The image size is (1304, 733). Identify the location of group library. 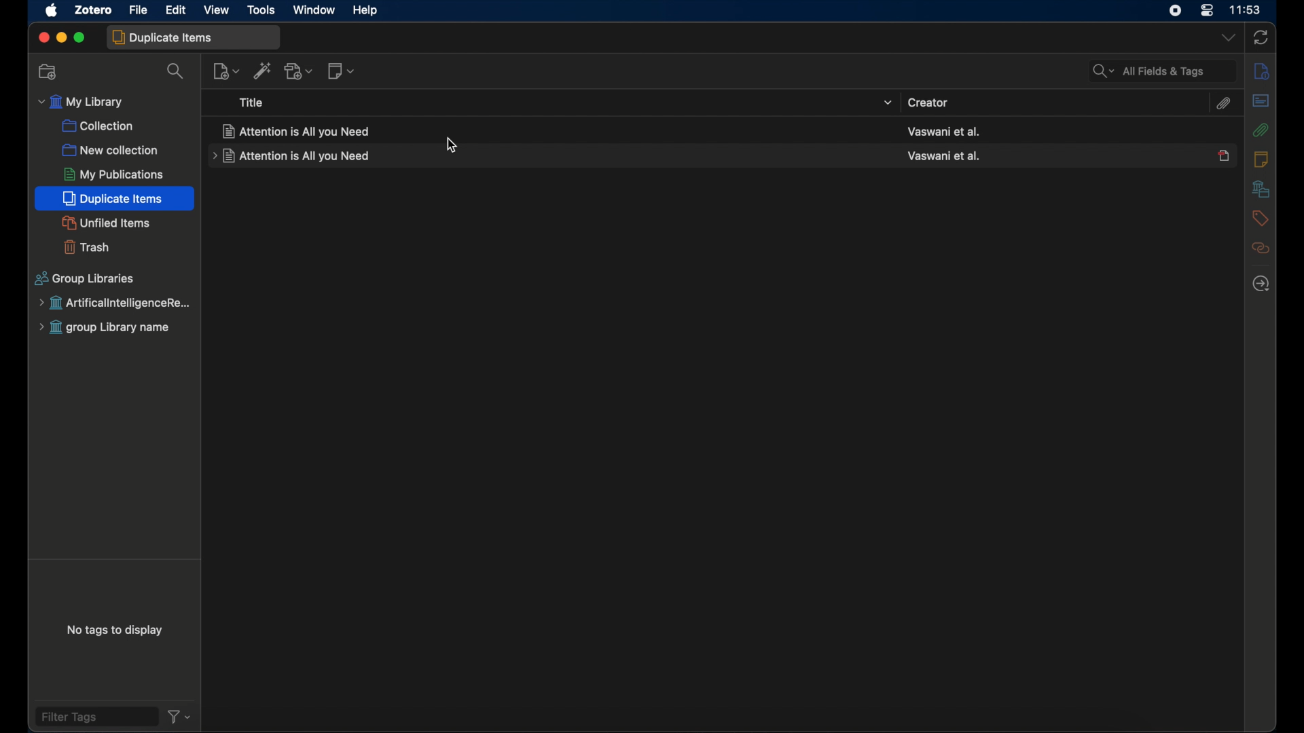
(110, 328).